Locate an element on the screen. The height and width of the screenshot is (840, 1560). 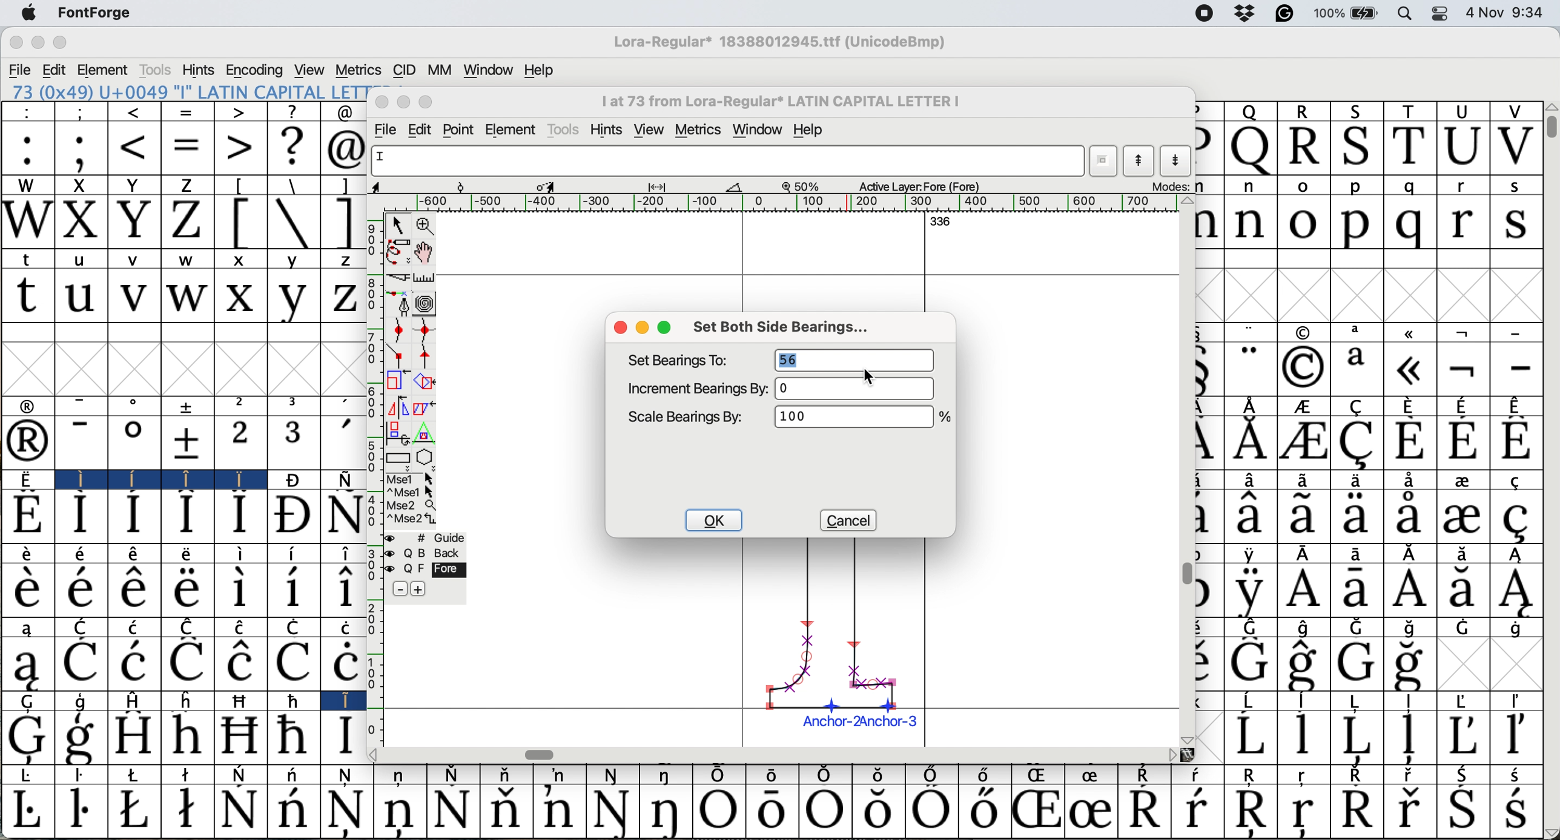
p is located at coordinates (1355, 224).